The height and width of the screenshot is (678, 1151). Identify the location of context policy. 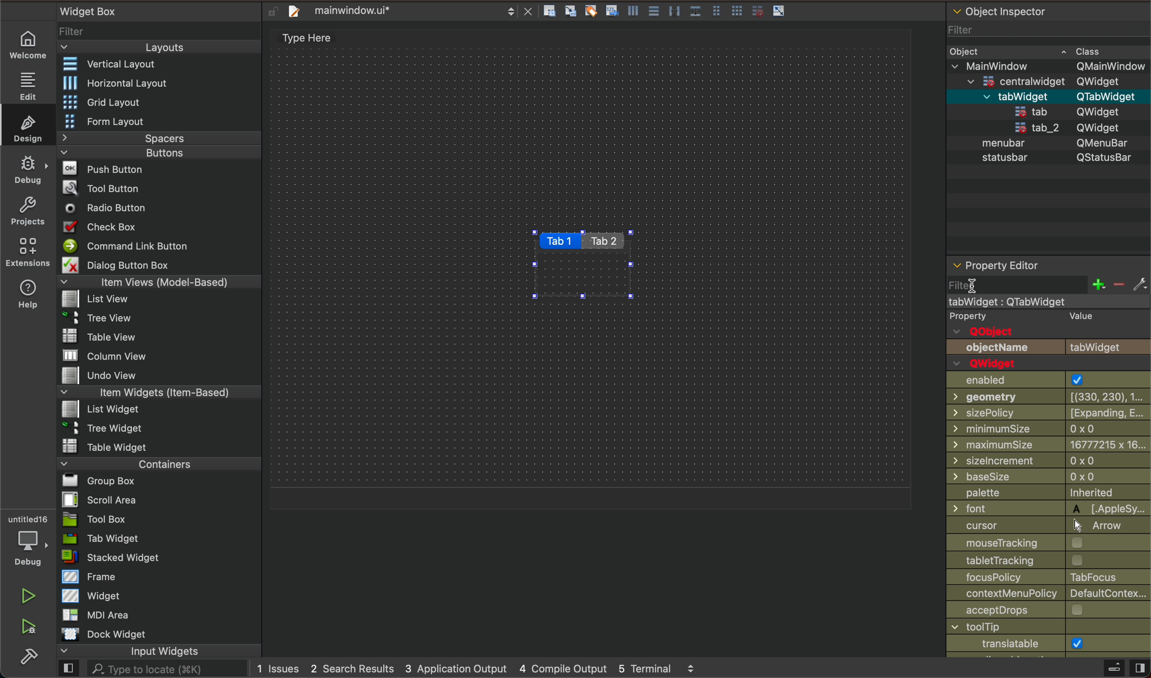
(1049, 593).